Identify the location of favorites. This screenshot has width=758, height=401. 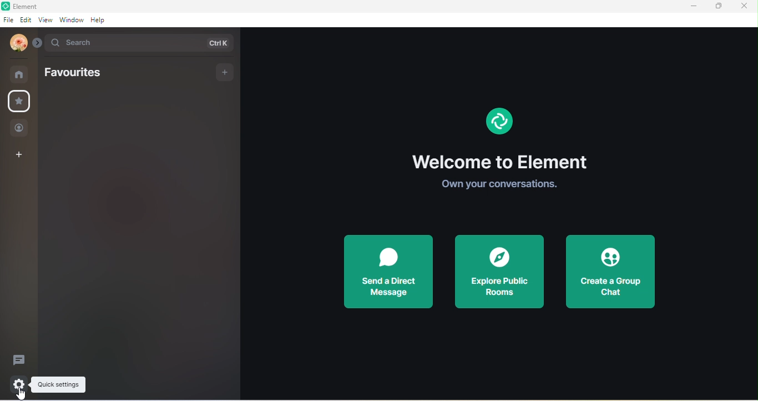
(86, 73).